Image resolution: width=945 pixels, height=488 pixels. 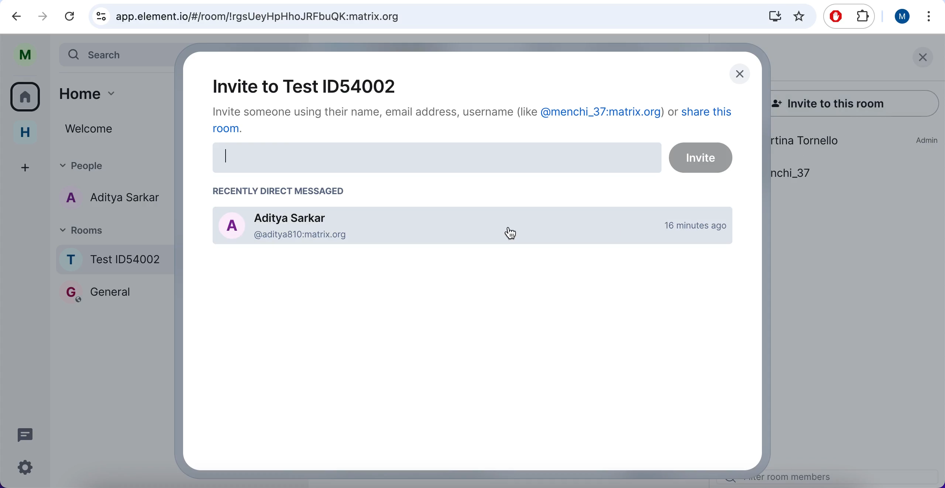 I want to click on close, so click(x=740, y=77).